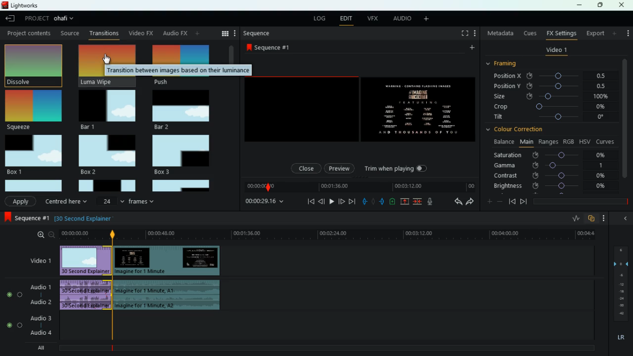 This screenshot has height=356, width=633. What do you see at coordinates (108, 110) in the screenshot?
I see `bar 1` at bounding box center [108, 110].